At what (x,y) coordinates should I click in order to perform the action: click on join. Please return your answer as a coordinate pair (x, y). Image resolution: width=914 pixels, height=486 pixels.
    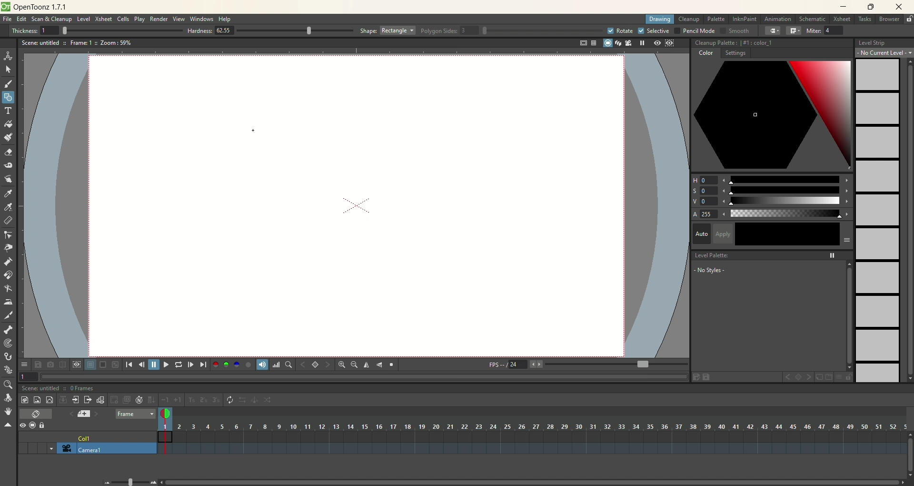
    Looking at the image, I should click on (794, 31).